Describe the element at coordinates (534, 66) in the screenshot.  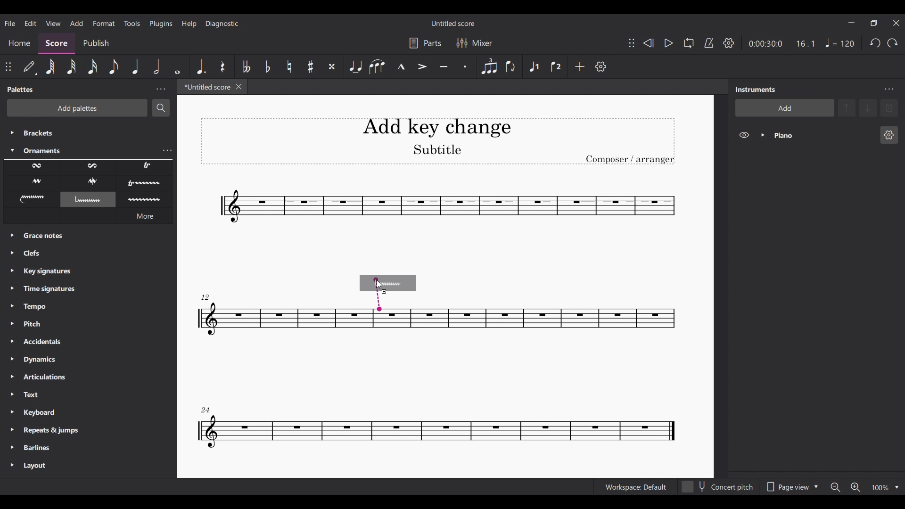
I see `Voice 1` at that location.